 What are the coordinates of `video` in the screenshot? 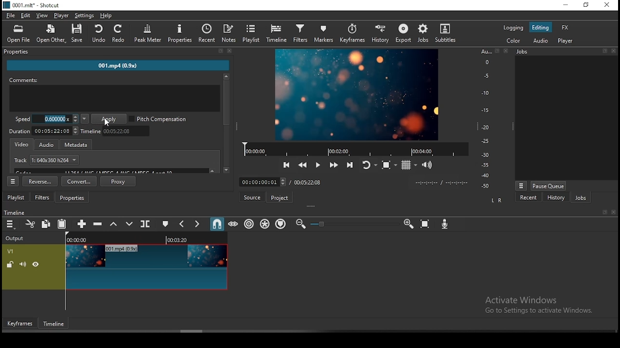 It's located at (21, 144).